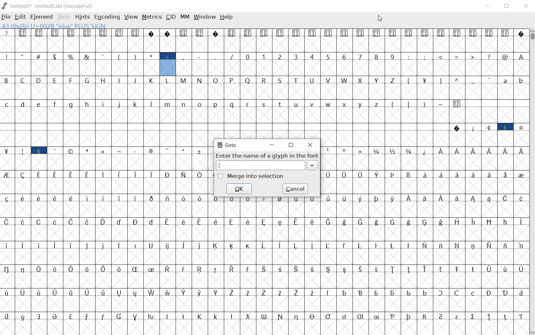 The height and width of the screenshot is (335, 535). I want to click on mm, so click(185, 17).